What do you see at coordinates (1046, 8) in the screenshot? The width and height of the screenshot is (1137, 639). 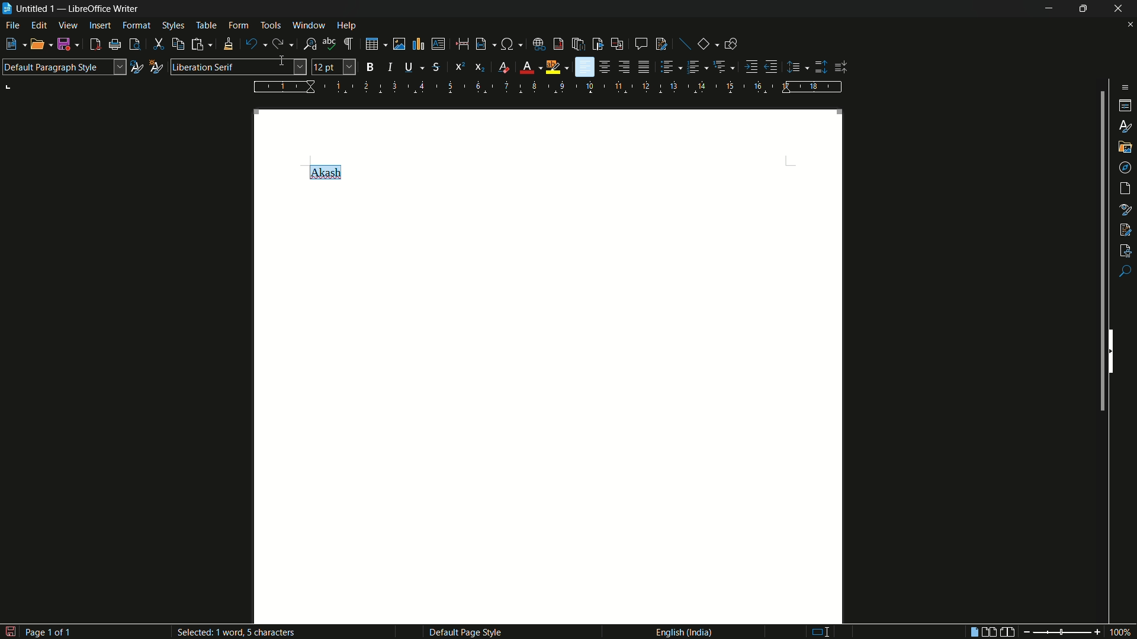 I see `minimize` at bounding box center [1046, 8].